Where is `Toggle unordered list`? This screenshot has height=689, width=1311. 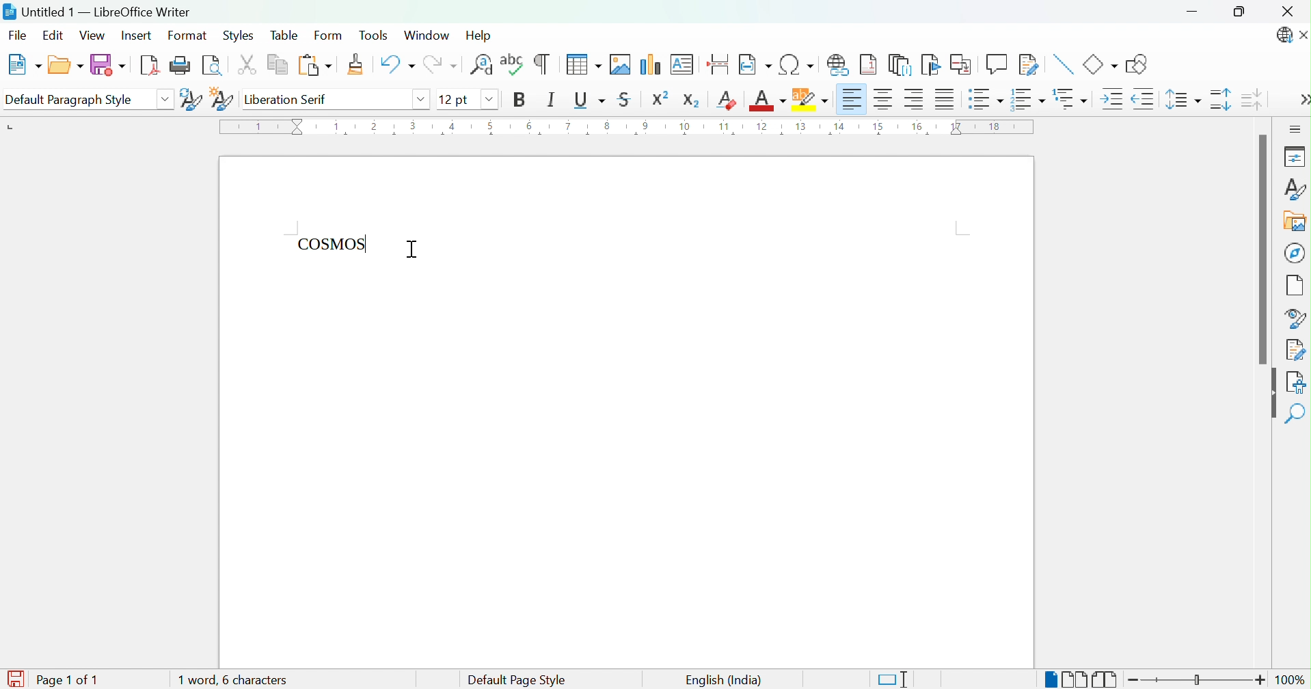
Toggle unordered list is located at coordinates (985, 100).